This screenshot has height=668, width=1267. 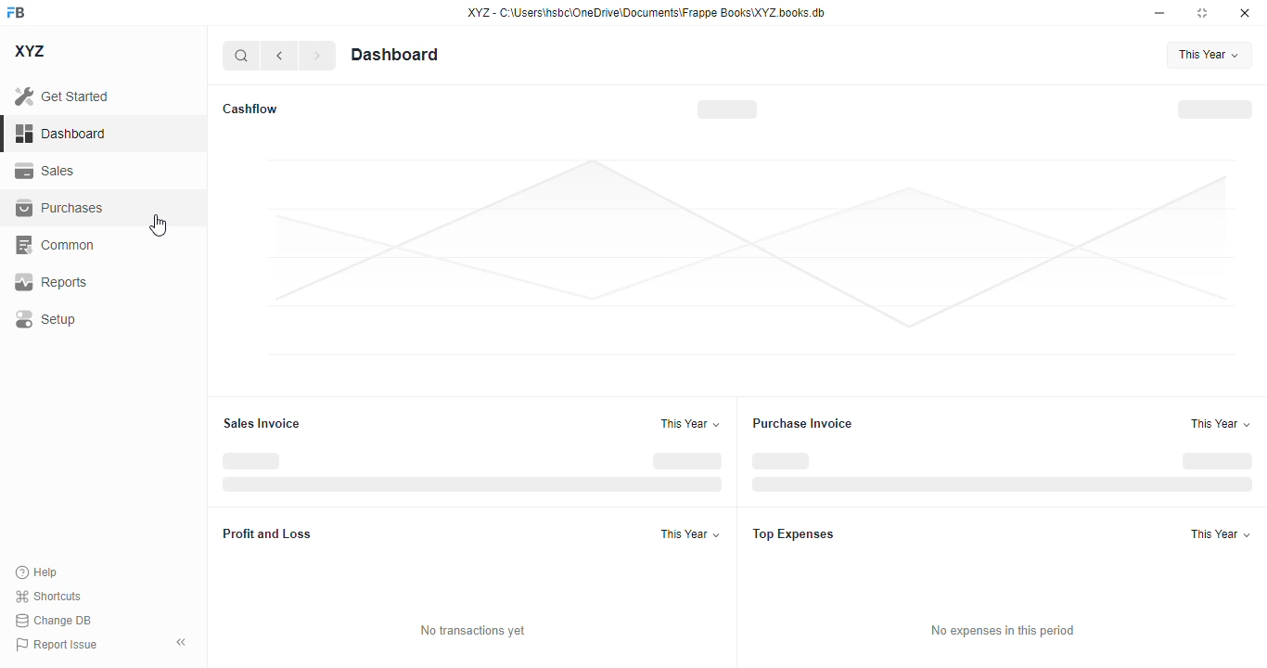 I want to click on FB - logo, so click(x=16, y=12).